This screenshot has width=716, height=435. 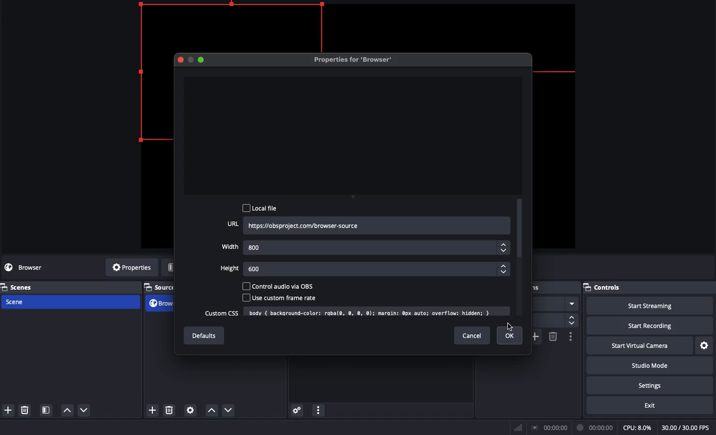 What do you see at coordinates (686, 428) in the screenshot?
I see `30.00/30.00 FPS` at bounding box center [686, 428].